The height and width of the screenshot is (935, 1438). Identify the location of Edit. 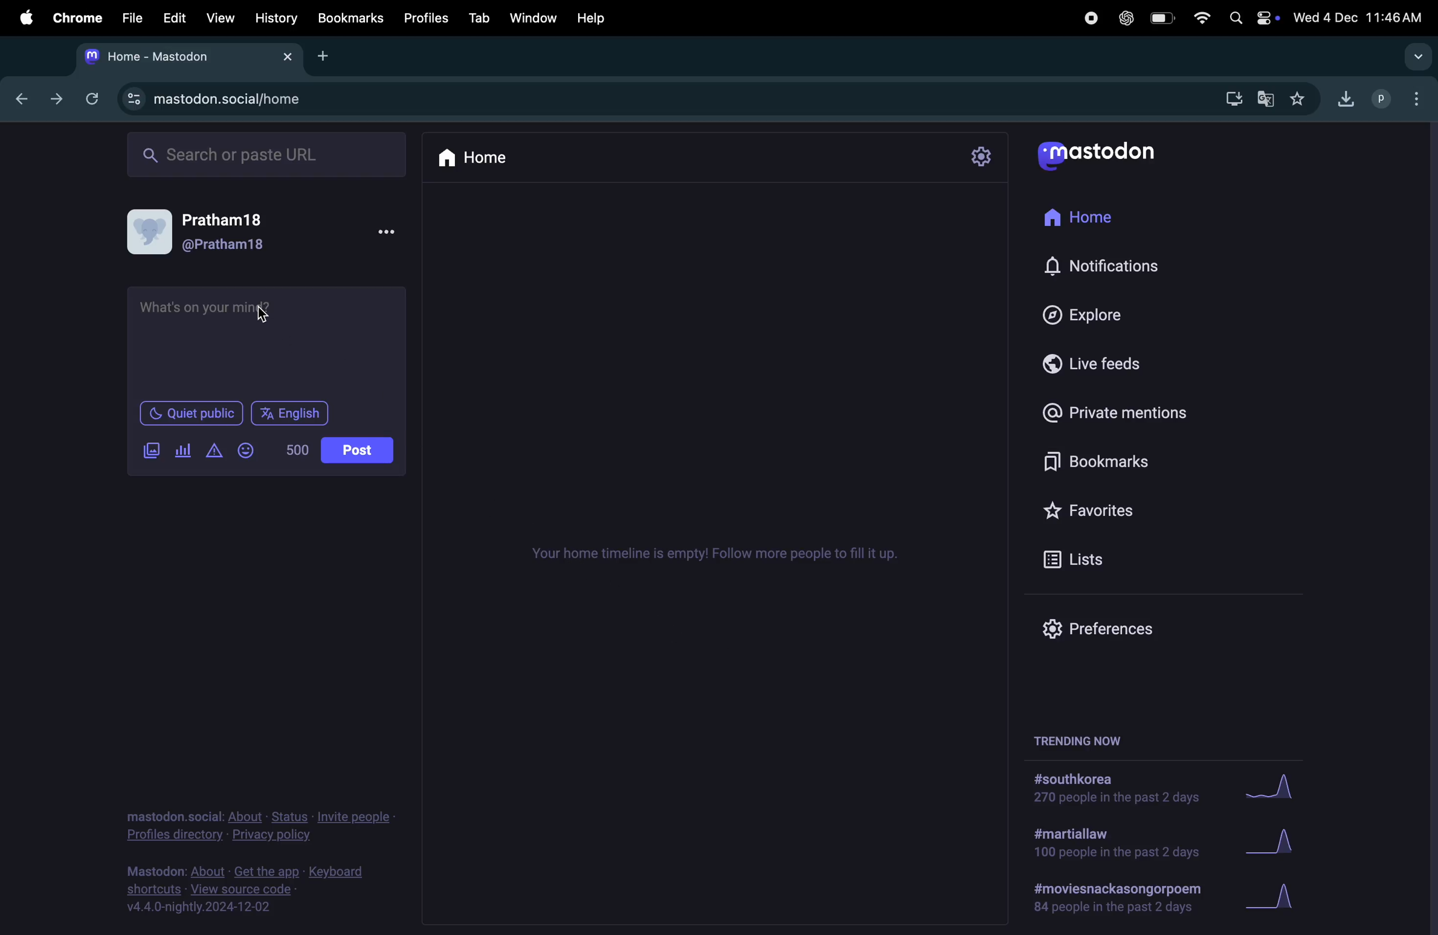
(172, 19).